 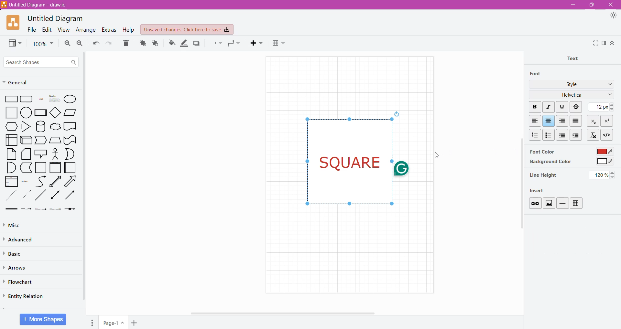 What do you see at coordinates (550, 162) in the screenshot?
I see `Background Color` at bounding box center [550, 162].